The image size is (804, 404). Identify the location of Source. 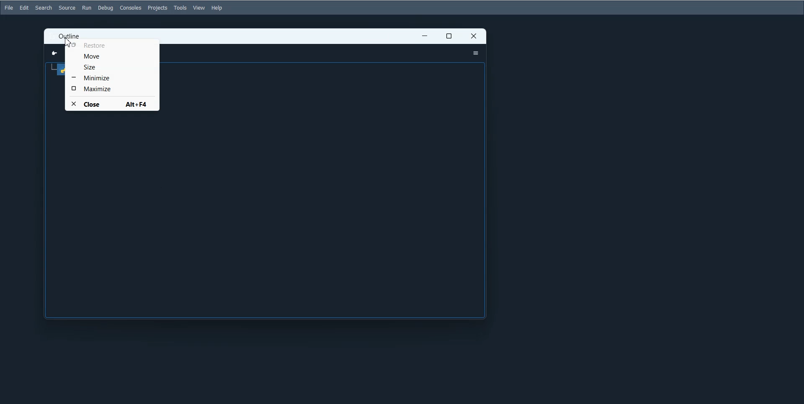
(67, 8).